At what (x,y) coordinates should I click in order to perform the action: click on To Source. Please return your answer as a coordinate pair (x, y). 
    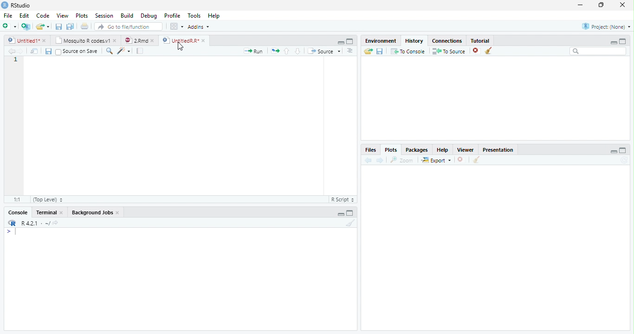
    Looking at the image, I should click on (448, 51).